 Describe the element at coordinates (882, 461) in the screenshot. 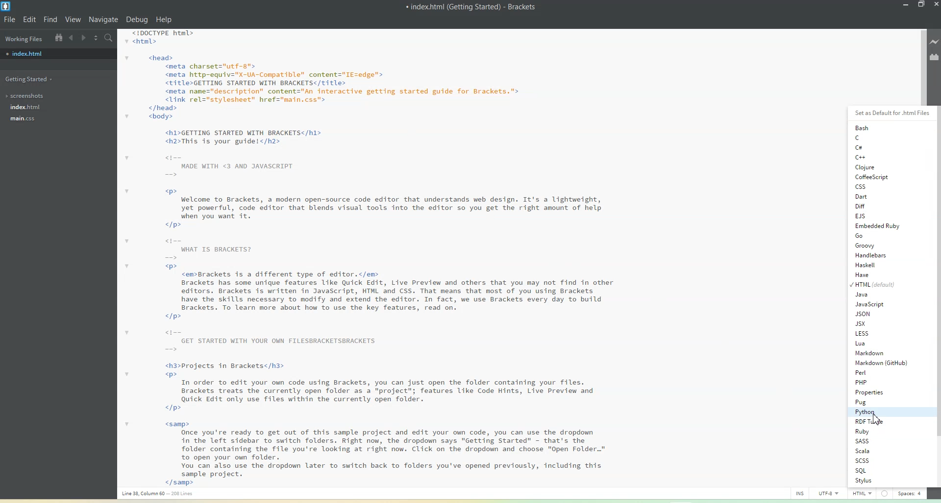

I see `SCSS` at that location.